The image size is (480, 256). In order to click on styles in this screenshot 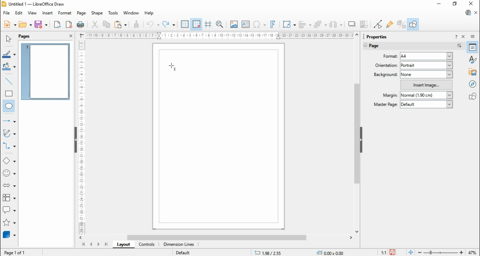, I will do `click(473, 59)`.